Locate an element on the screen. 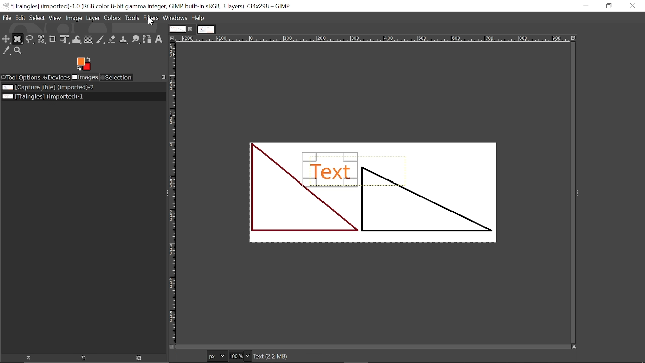 The image size is (645, 363). Image is located at coordinates (74, 18).